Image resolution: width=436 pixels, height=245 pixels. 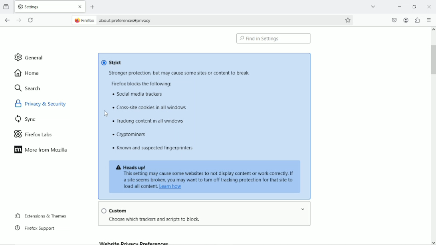 What do you see at coordinates (32, 20) in the screenshot?
I see `reload current page` at bounding box center [32, 20].